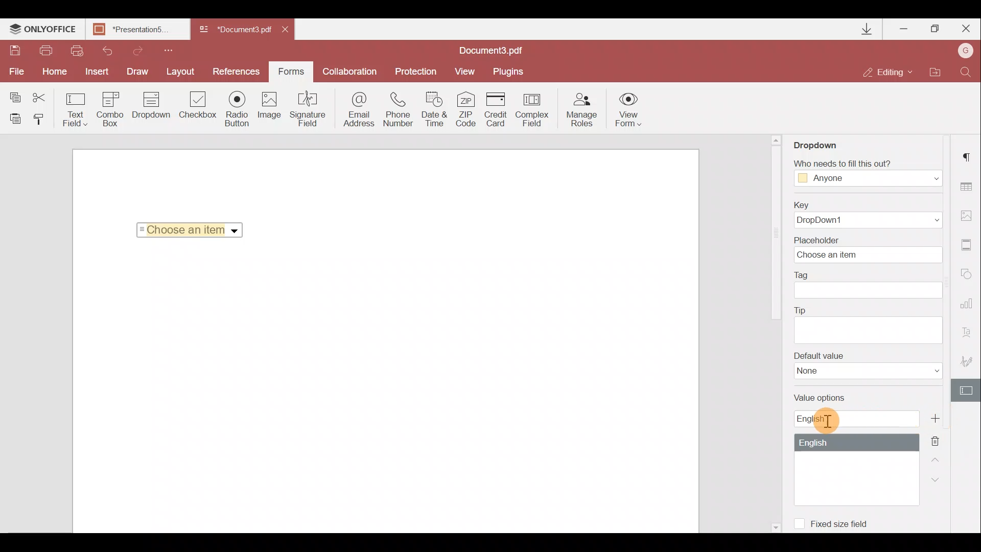 Image resolution: width=981 pixels, height=552 pixels. What do you see at coordinates (15, 118) in the screenshot?
I see `Paste` at bounding box center [15, 118].